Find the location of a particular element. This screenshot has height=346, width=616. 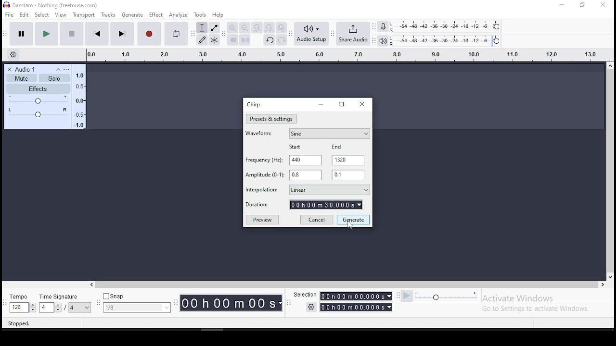

help is located at coordinates (218, 15).